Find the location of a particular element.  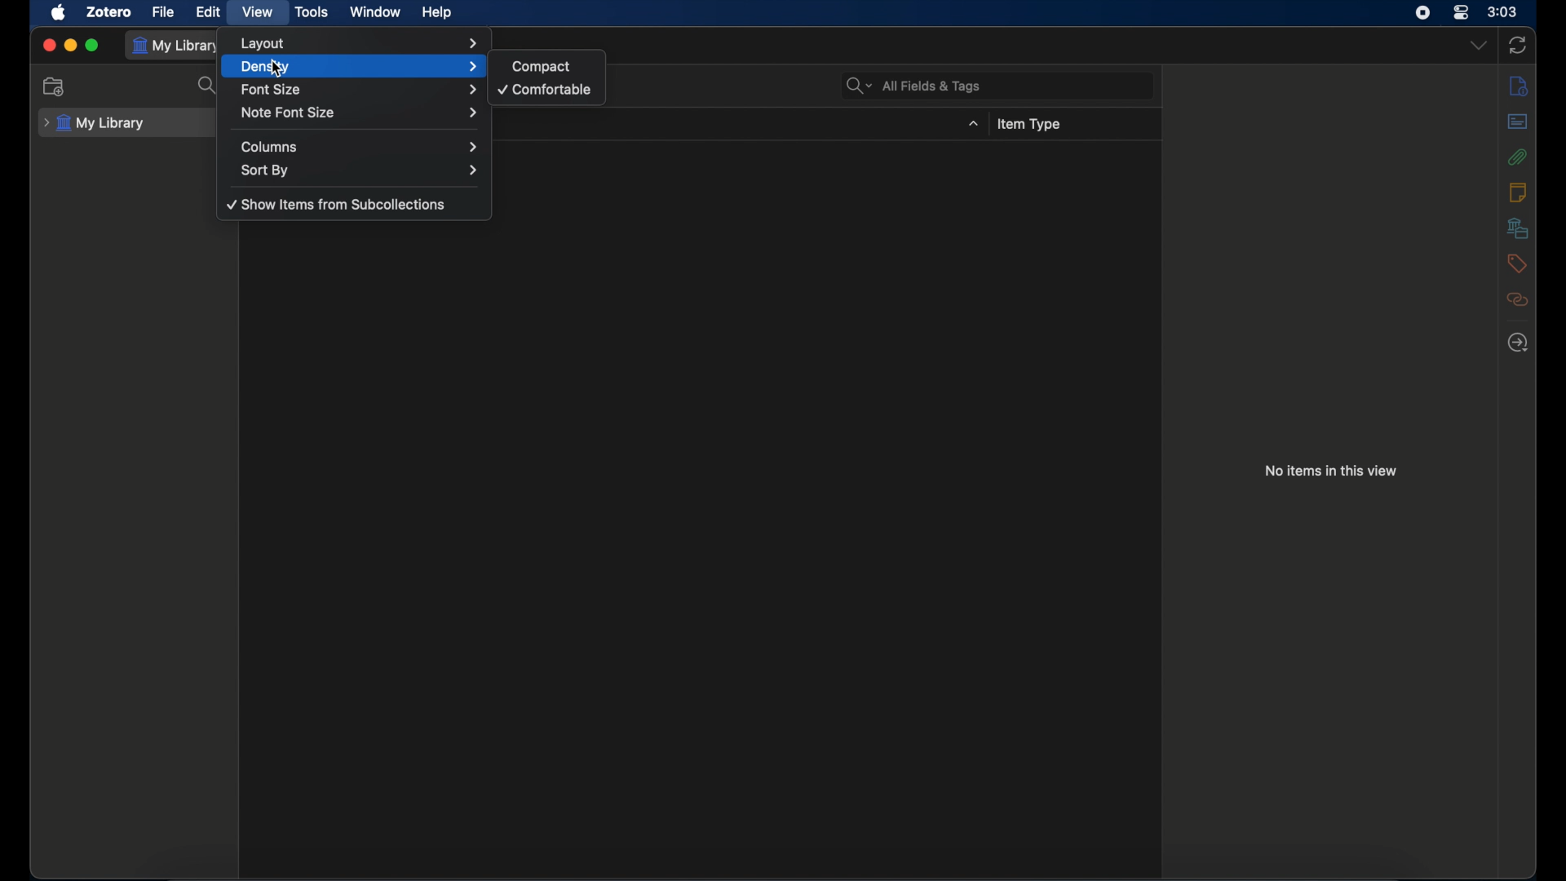

time is located at coordinates (1503, 11).